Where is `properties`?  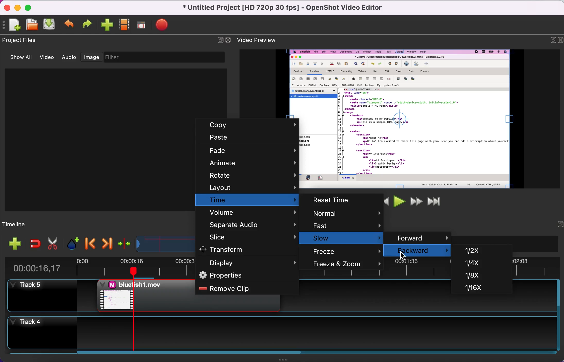
properties is located at coordinates (247, 275).